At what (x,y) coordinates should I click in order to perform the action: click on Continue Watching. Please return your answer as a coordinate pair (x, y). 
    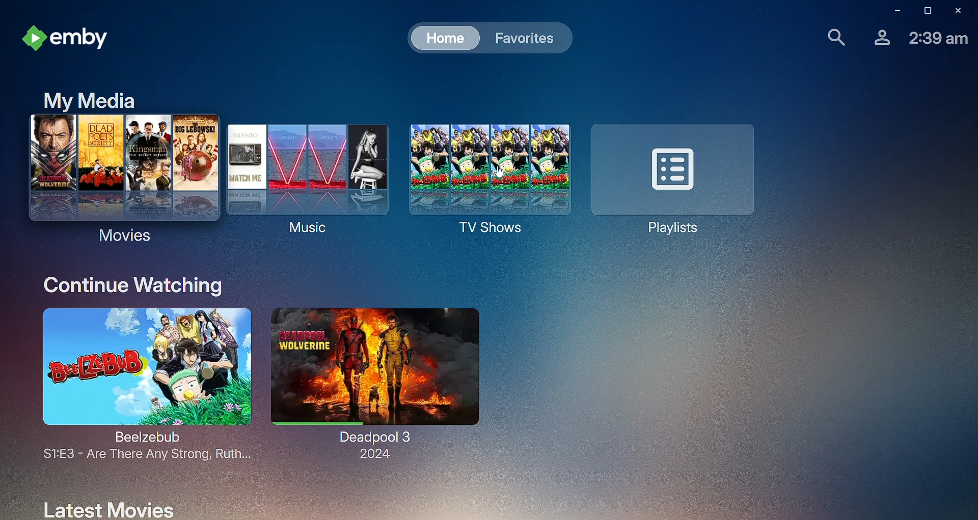
    Looking at the image, I should click on (128, 284).